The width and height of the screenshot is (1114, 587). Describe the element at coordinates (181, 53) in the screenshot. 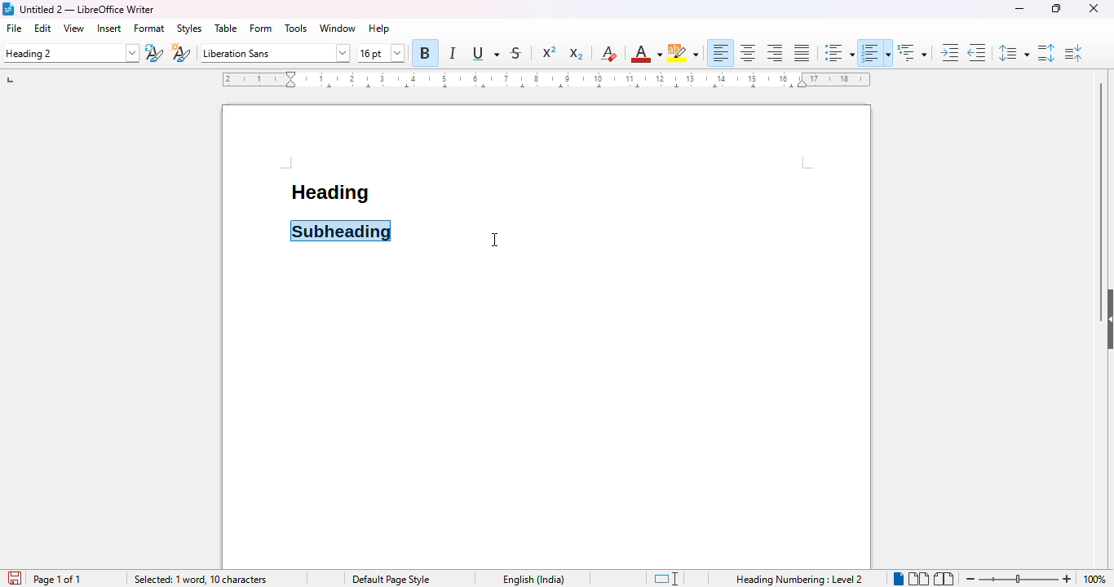

I see `new style from selection` at that location.